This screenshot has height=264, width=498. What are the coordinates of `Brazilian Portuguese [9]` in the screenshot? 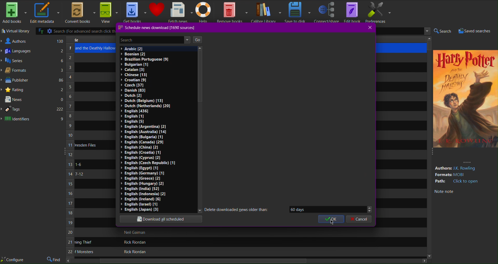 It's located at (145, 60).